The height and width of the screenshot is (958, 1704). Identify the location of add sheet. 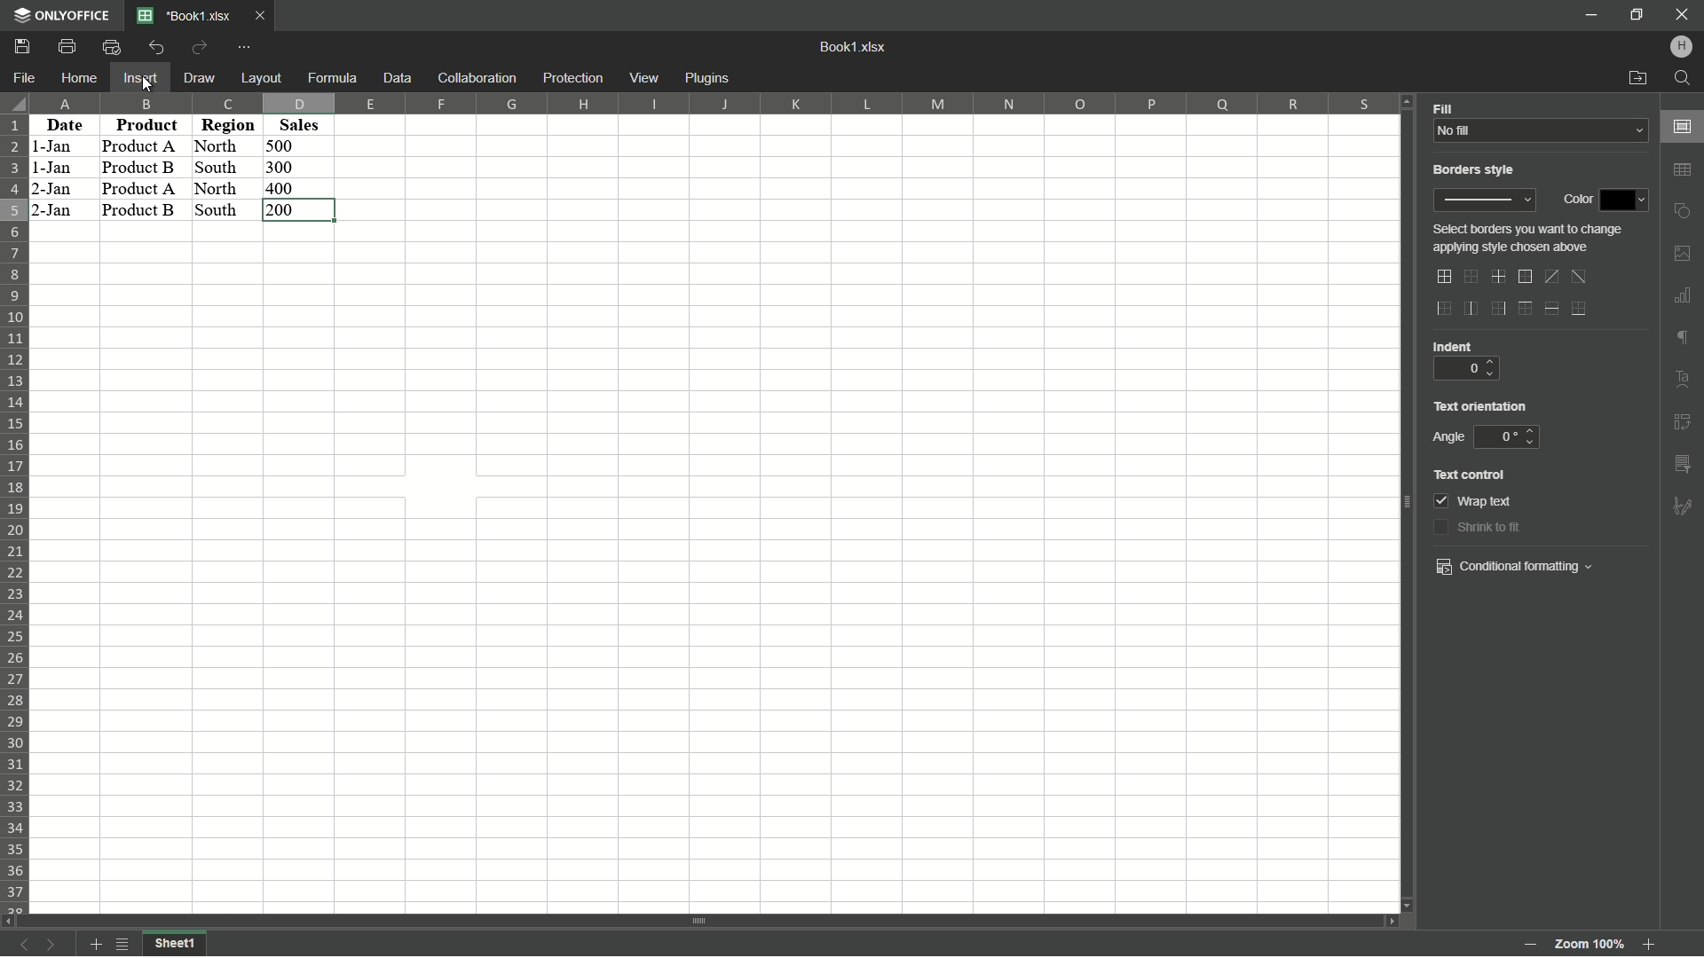
(94, 945).